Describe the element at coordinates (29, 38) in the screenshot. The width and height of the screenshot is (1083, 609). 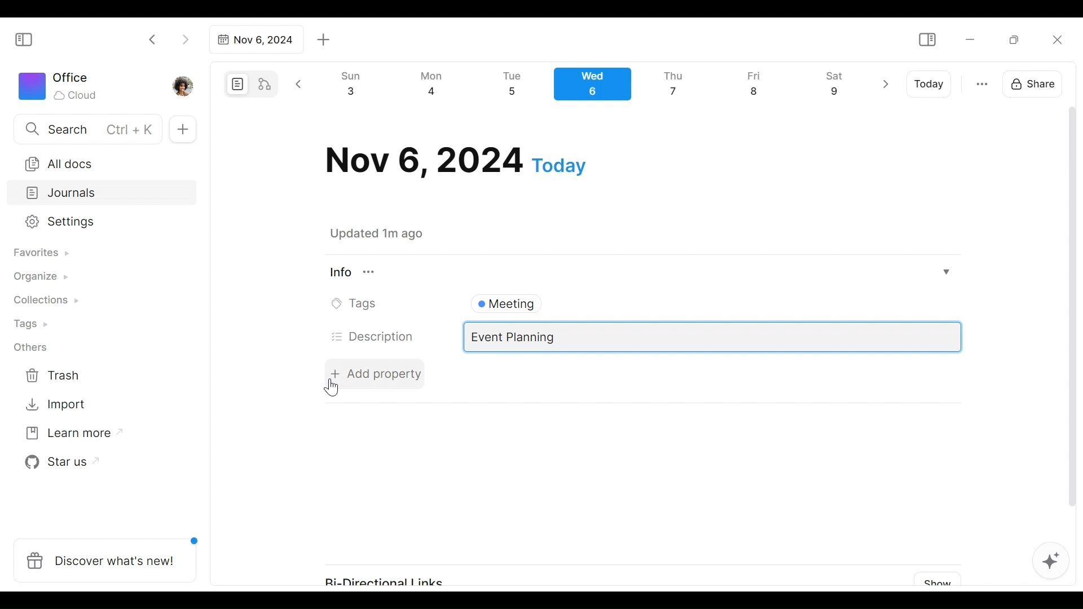
I see `Show/Hide Sidebar` at that location.